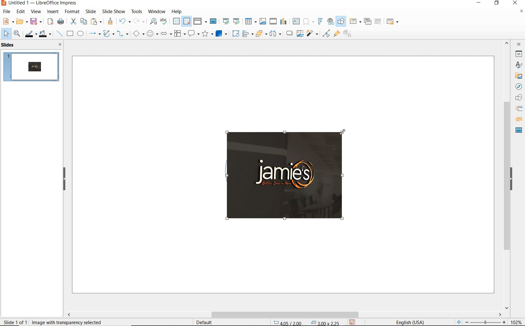 The width and height of the screenshot is (525, 326). I want to click on tools, so click(137, 11).